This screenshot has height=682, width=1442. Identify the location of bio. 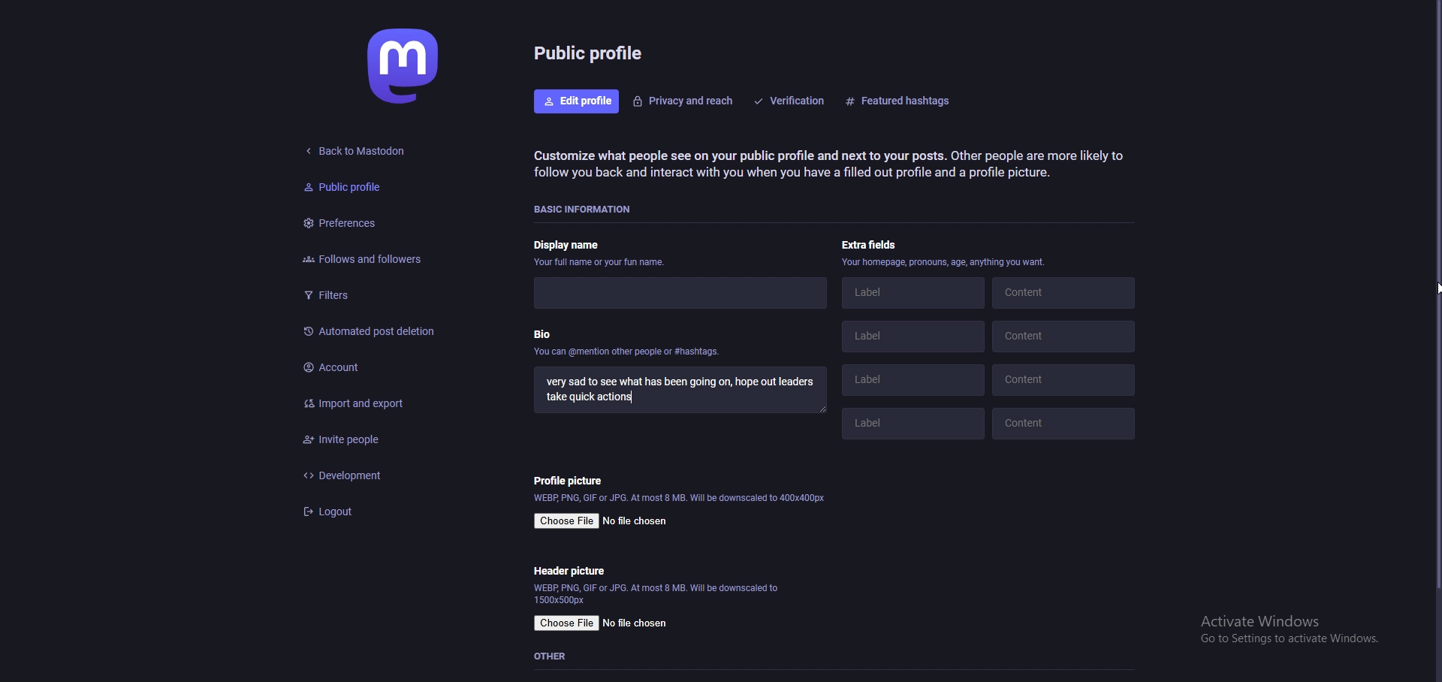
(676, 389).